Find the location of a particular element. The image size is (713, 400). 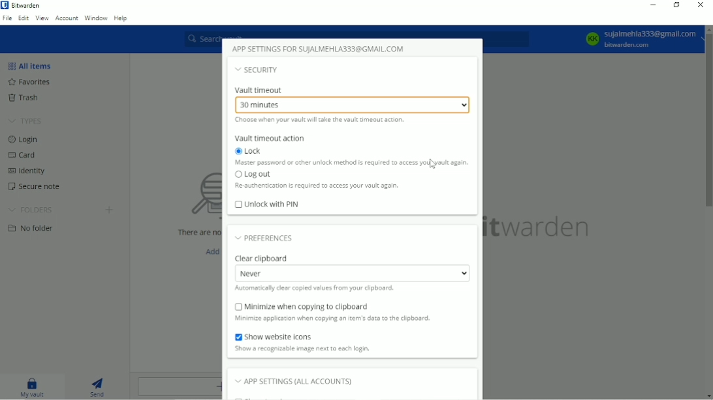

App settings (all accounts) is located at coordinates (294, 380).